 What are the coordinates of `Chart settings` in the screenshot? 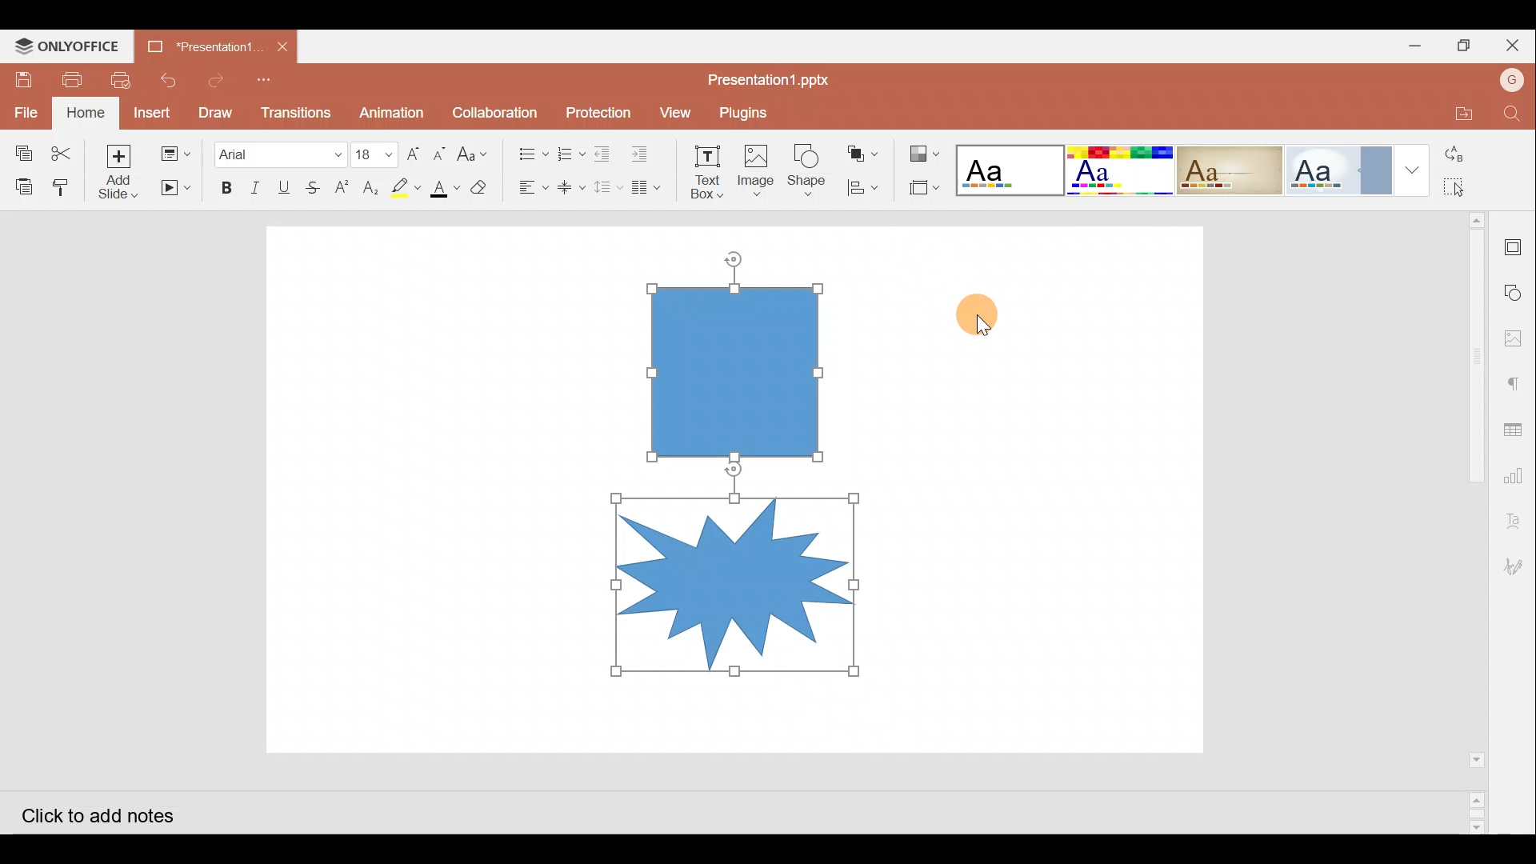 It's located at (1521, 479).